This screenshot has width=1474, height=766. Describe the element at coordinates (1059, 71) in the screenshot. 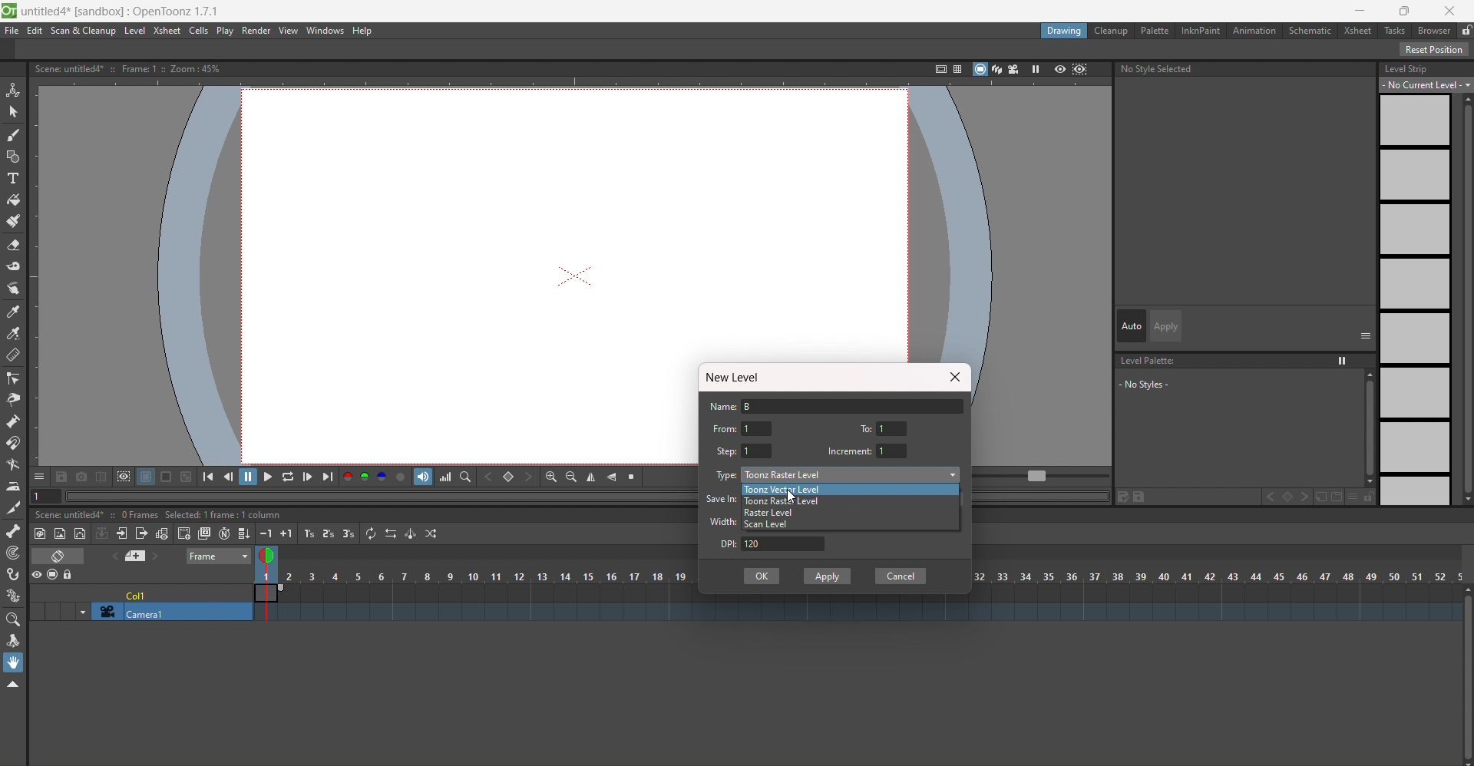

I see `preview` at that location.